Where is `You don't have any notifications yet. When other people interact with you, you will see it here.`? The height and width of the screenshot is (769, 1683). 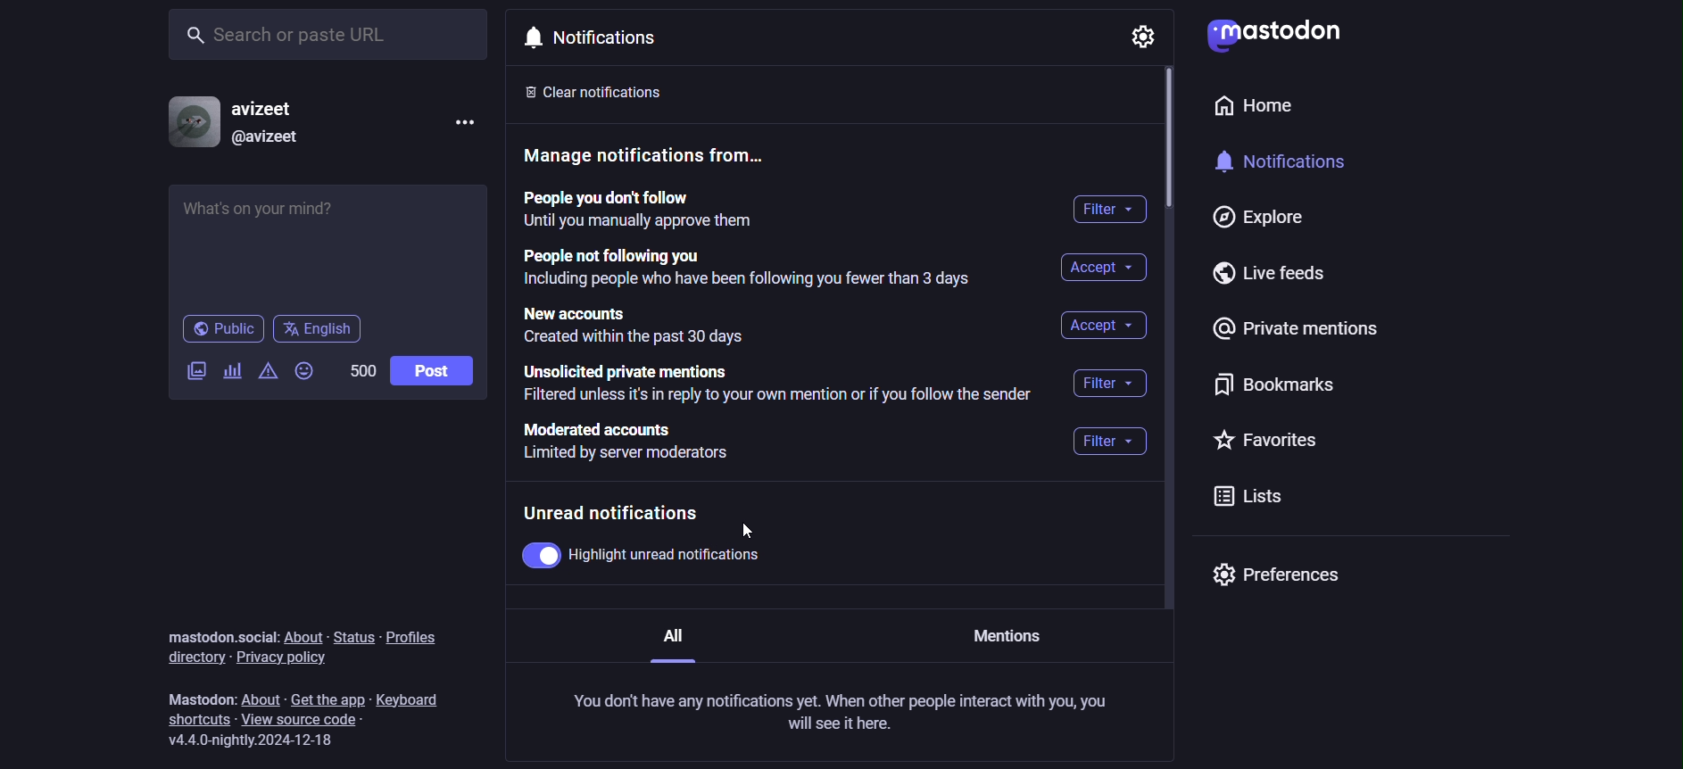
You don't have any notifications yet. When other people interact with you, you will see it here. is located at coordinates (837, 714).